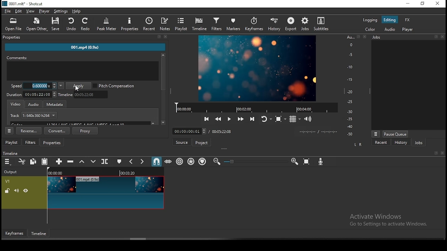 The image size is (447, 251). I want to click on open other, so click(37, 25).